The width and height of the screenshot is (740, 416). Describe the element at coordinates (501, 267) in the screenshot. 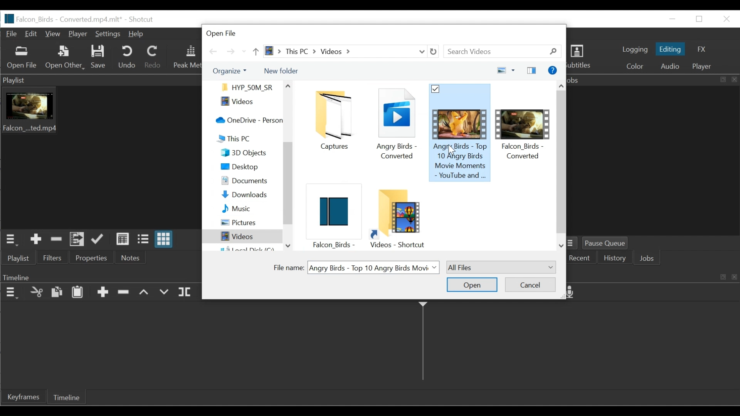

I see `Select ` at that location.